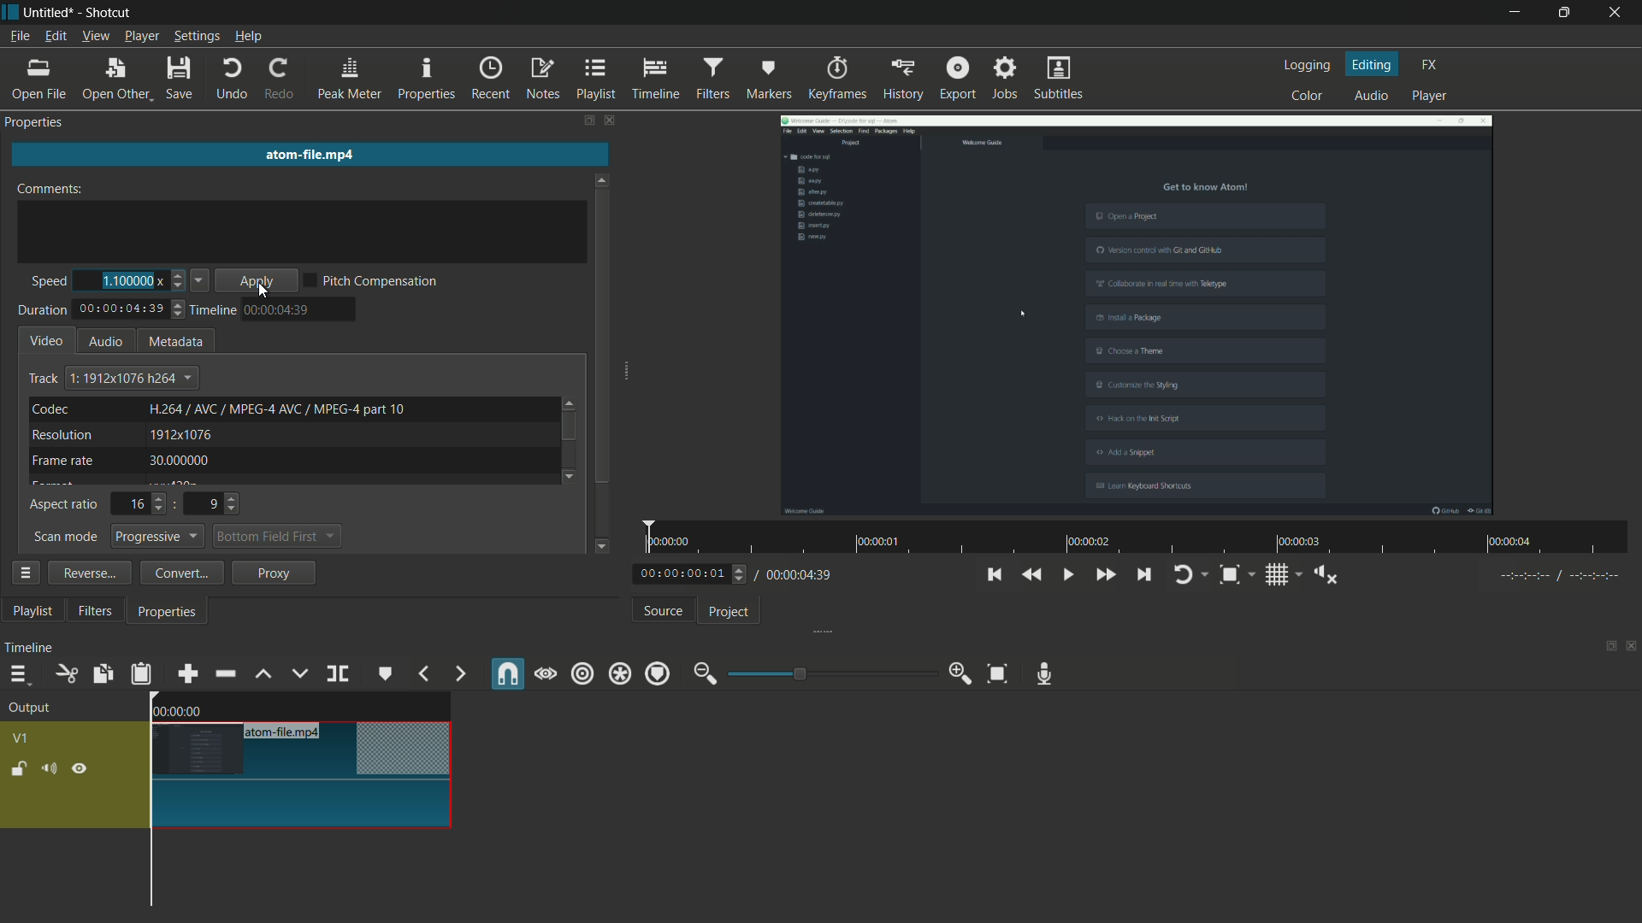 This screenshot has width=1642, height=923. I want to click on scroll bar, so click(568, 427).